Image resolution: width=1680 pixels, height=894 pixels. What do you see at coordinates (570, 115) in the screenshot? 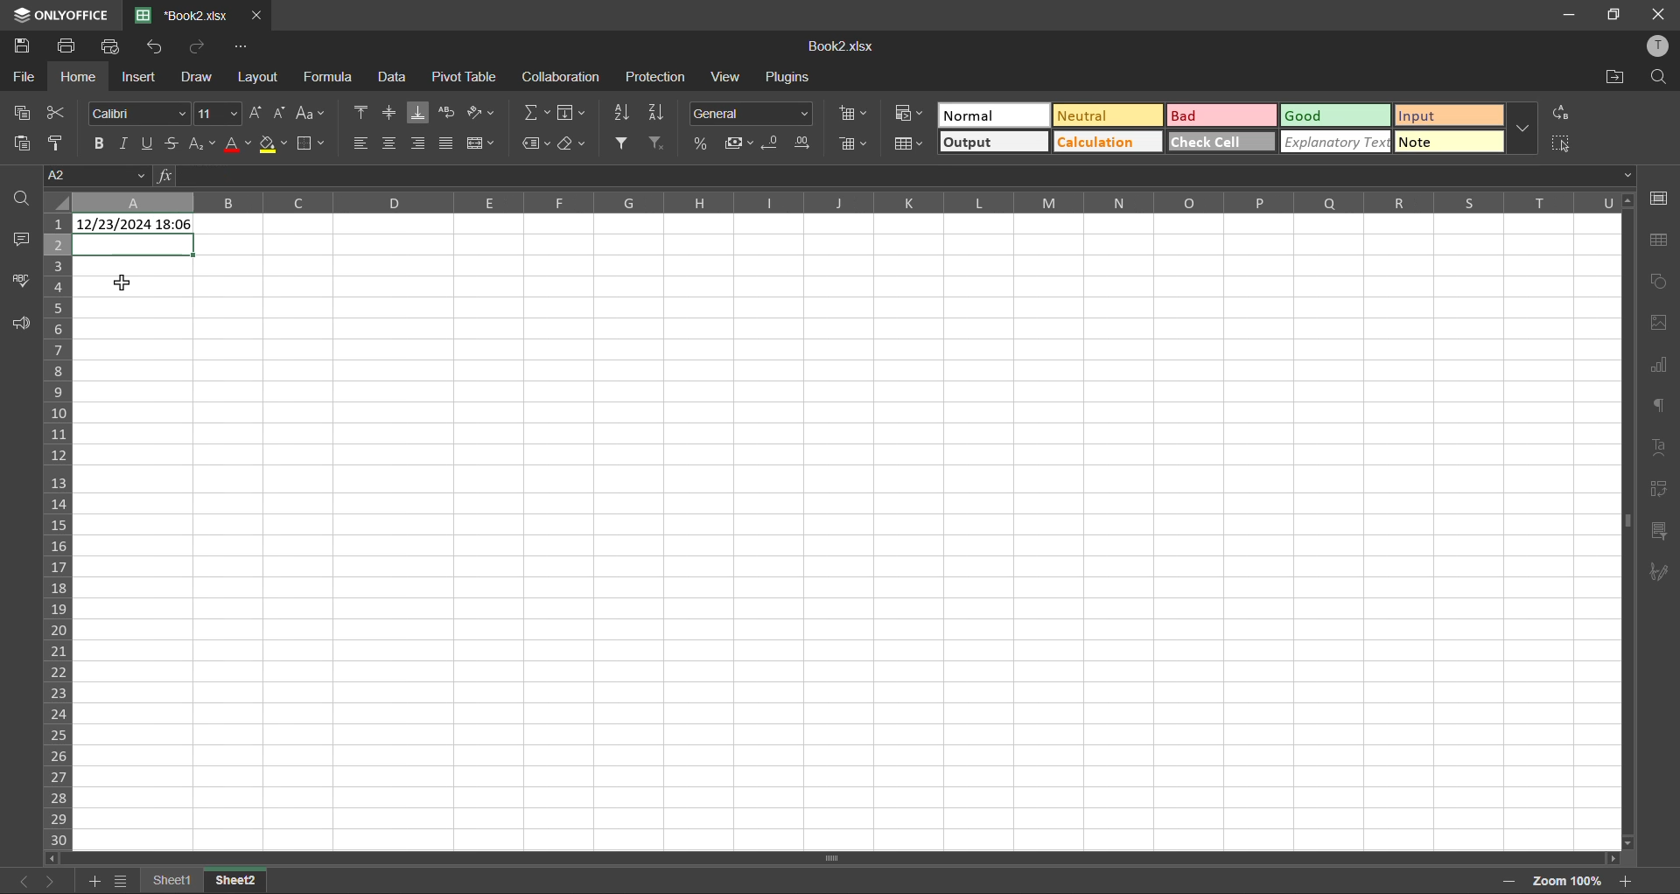
I see `fields` at bounding box center [570, 115].